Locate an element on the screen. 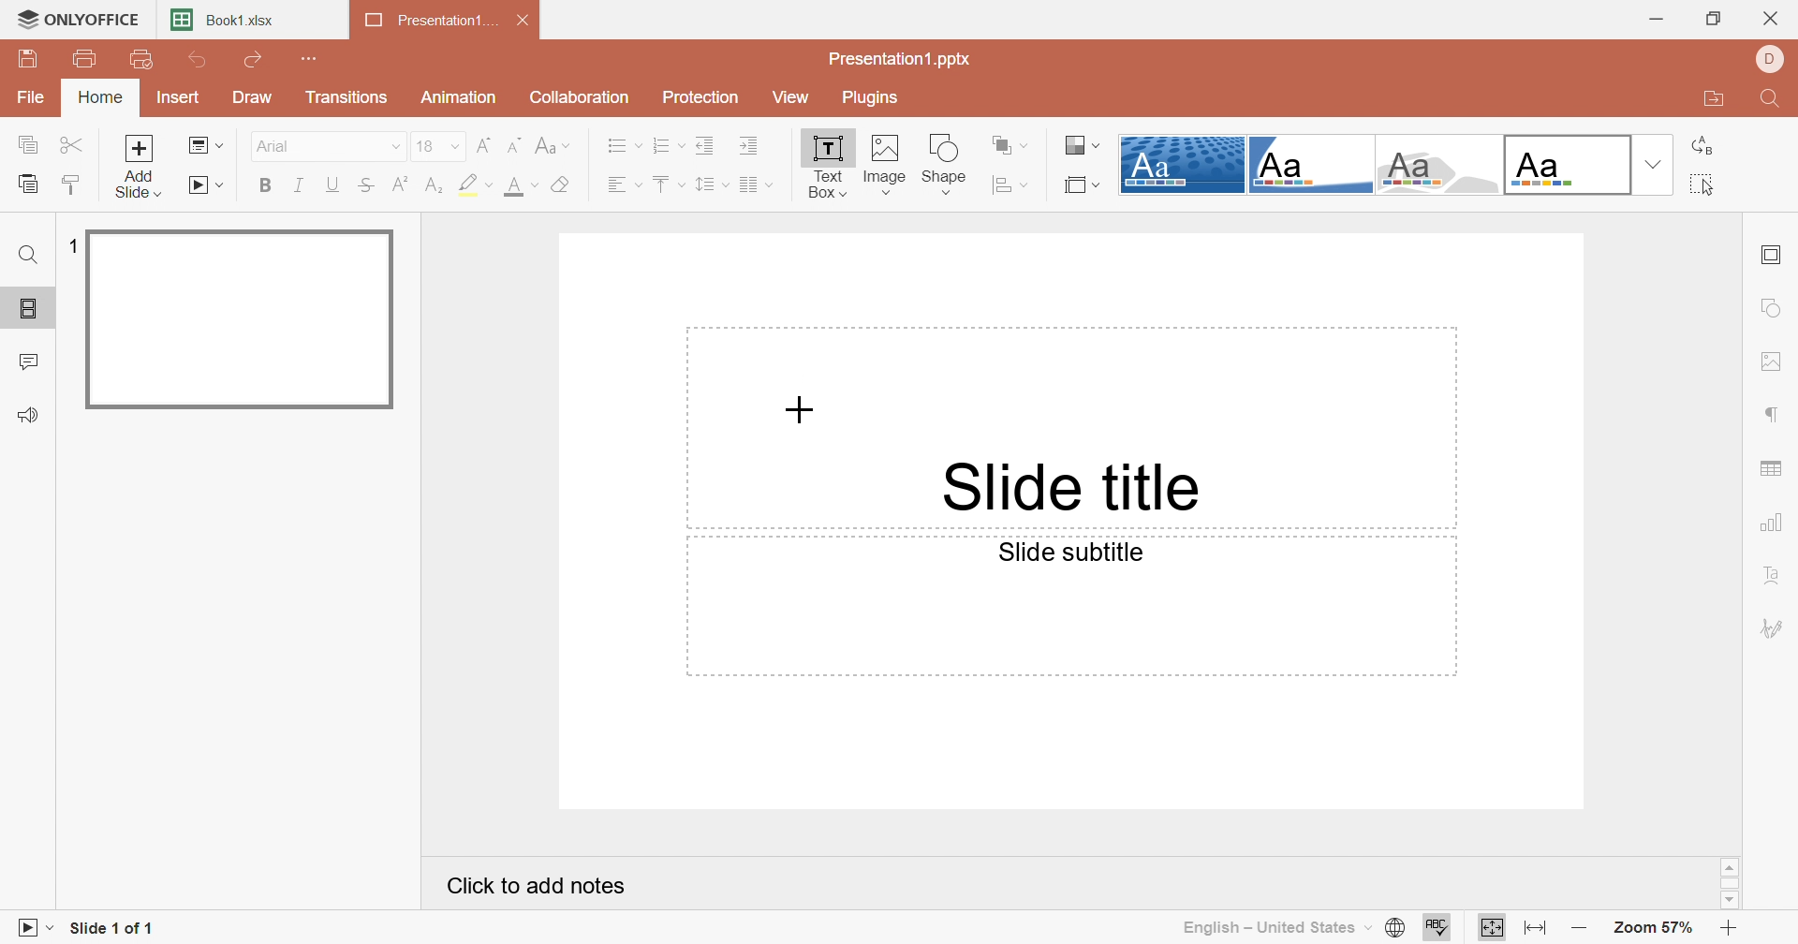 The image size is (1798, 944). Replace is located at coordinates (1706, 146).